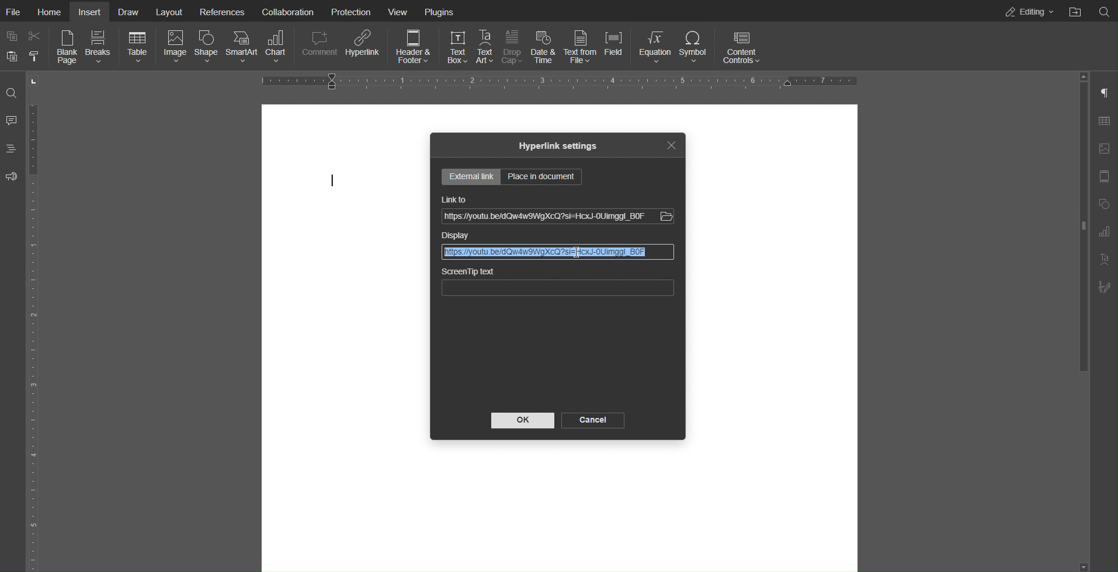  Describe the element at coordinates (172, 11) in the screenshot. I see `Layout` at that location.